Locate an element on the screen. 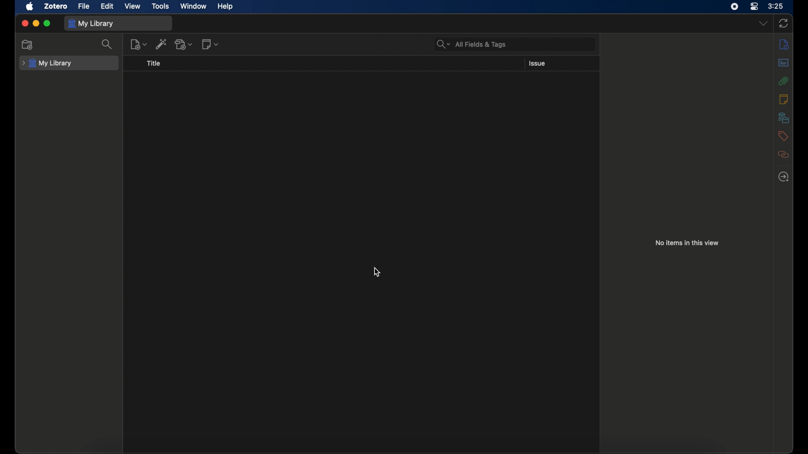 The height and width of the screenshot is (454, 808). help is located at coordinates (225, 7).